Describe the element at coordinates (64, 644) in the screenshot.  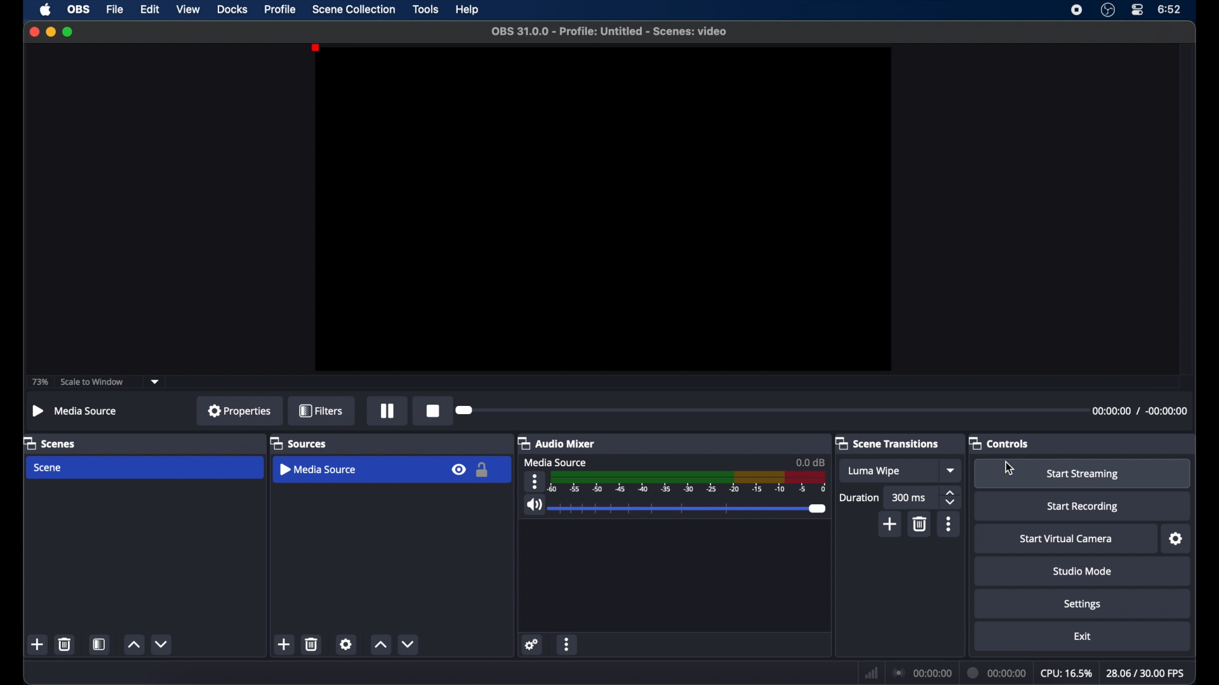
I see `delete` at that location.